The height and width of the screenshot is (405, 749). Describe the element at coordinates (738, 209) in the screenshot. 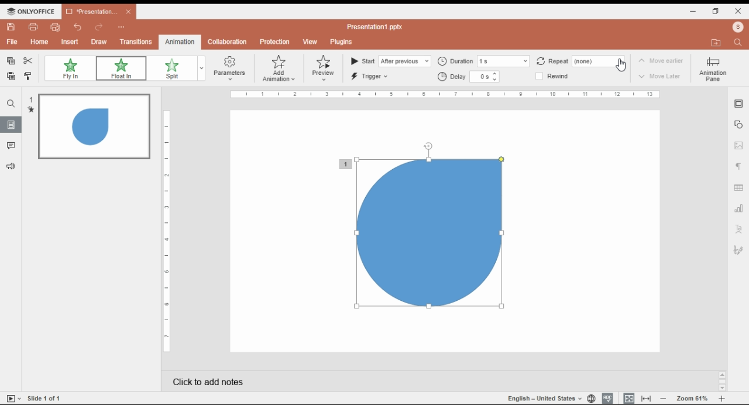

I see `chart settings` at that location.